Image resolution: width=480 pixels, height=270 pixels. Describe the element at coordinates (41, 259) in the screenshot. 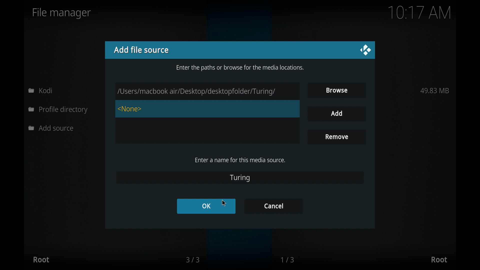

I see `root` at that location.